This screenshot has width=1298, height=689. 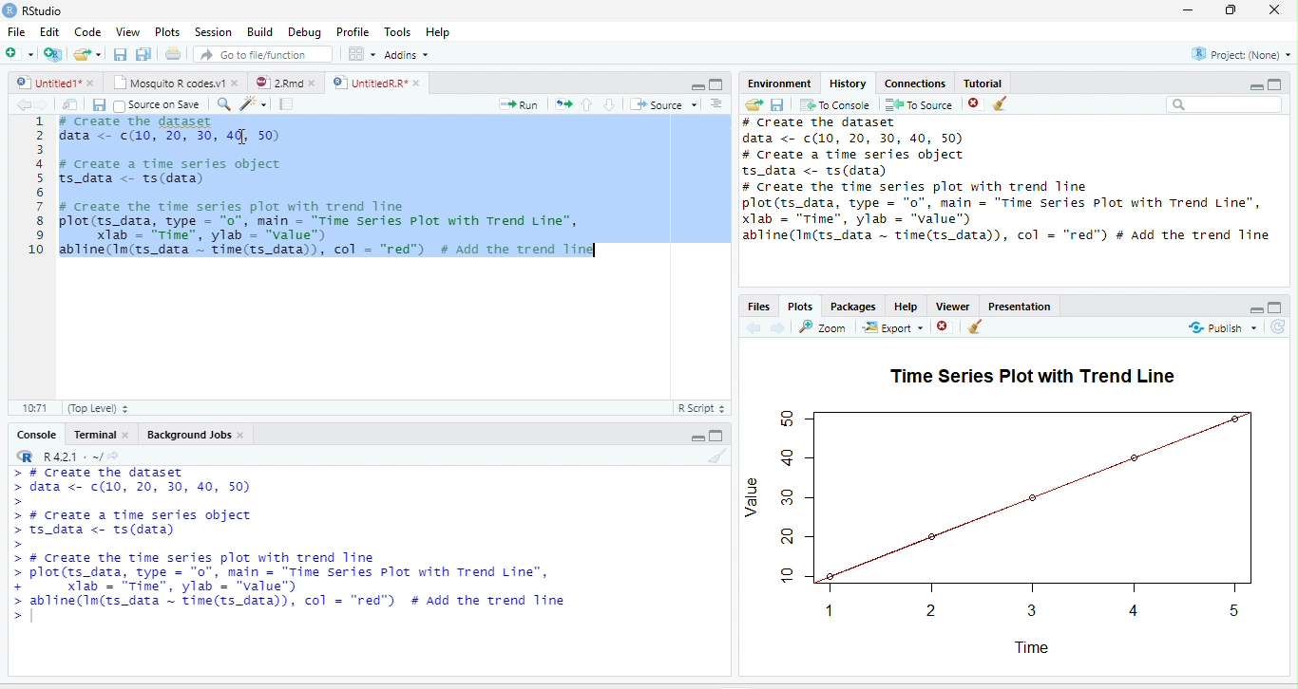 I want to click on Help, so click(x=437, y=31).